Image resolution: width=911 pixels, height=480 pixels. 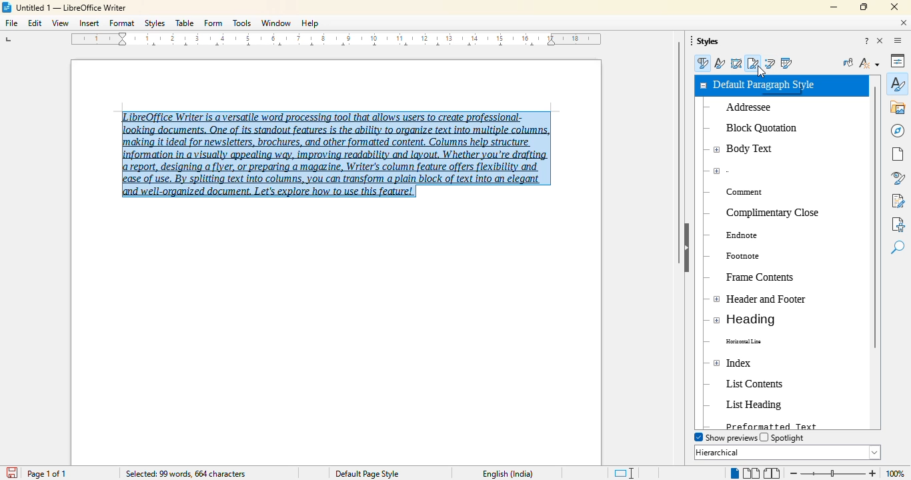 I want to click on table styles, so click(x=786, y=63).